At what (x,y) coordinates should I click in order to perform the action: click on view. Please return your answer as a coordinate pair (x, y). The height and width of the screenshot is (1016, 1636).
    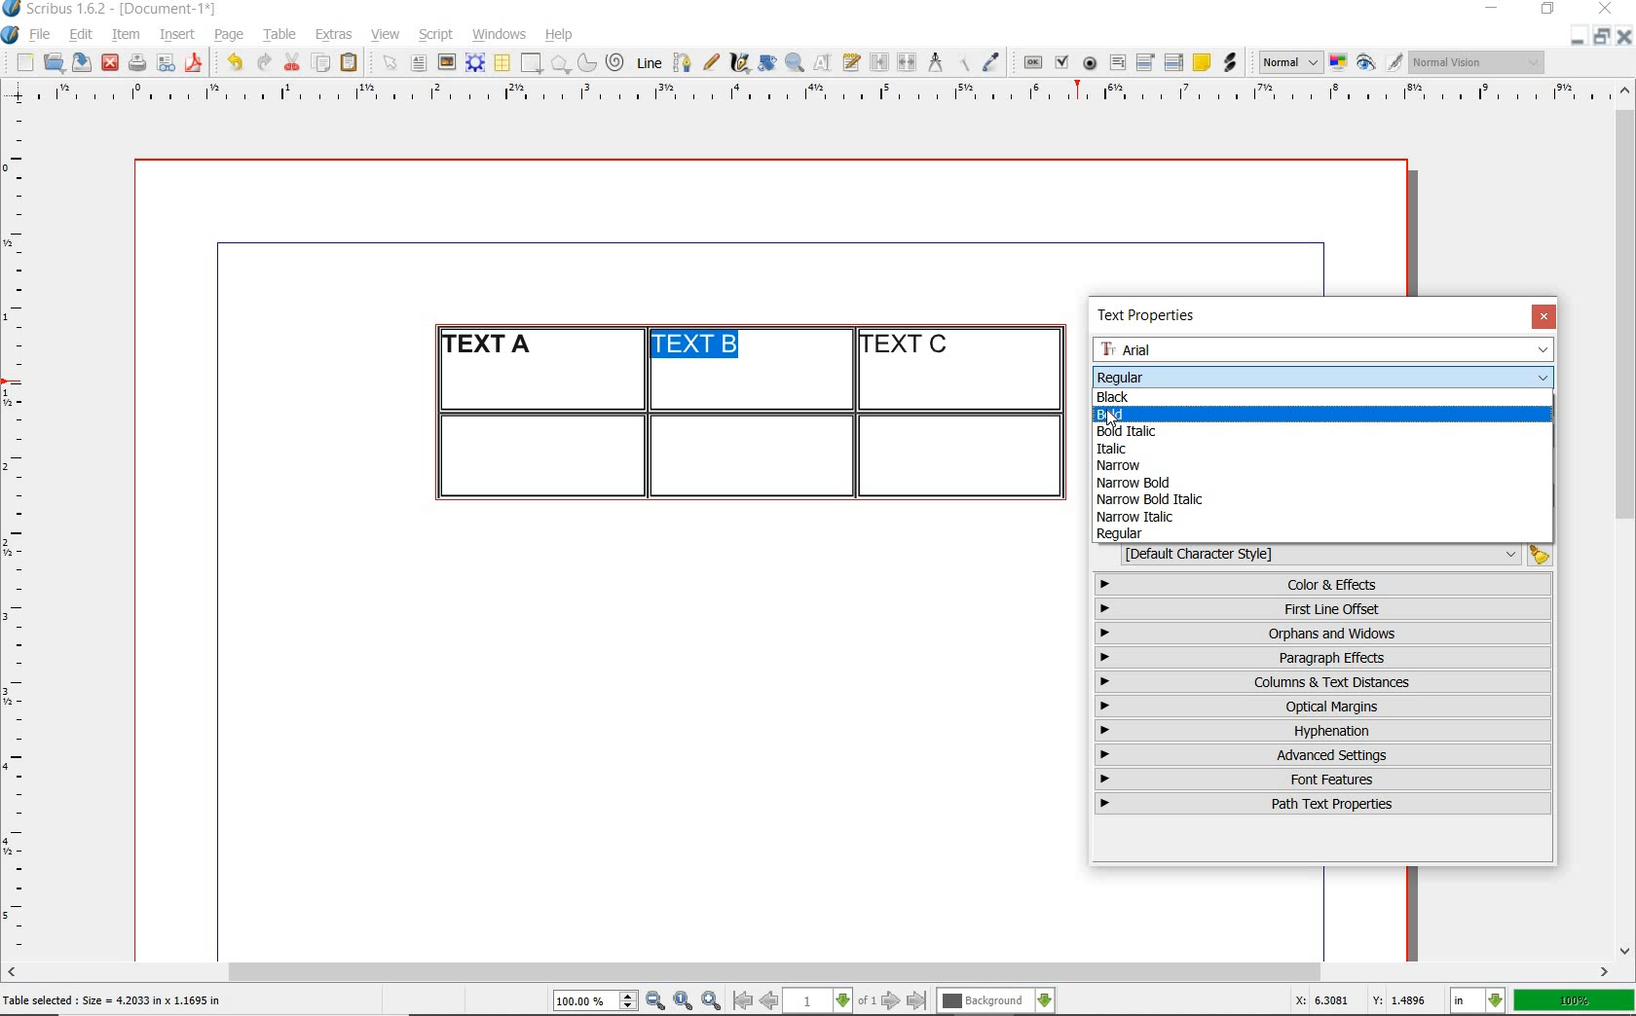
    Looking at the image, I should click on (386, 34).